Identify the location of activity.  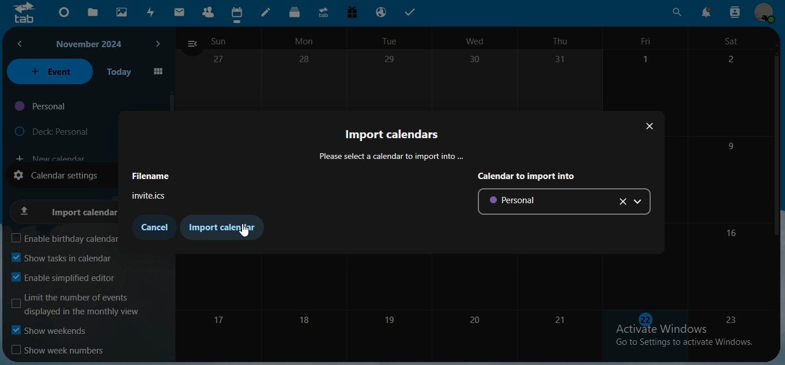
(152, 14).